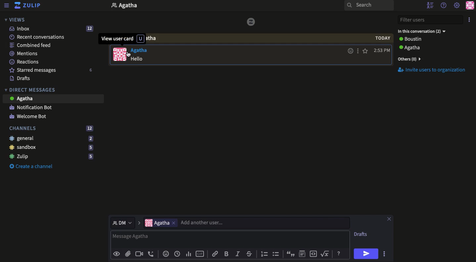 The image size is (476, 262). What do you see at coordinates (52, 129) in the screenshot?
I see `Channels` at bounding box center [52, 129].